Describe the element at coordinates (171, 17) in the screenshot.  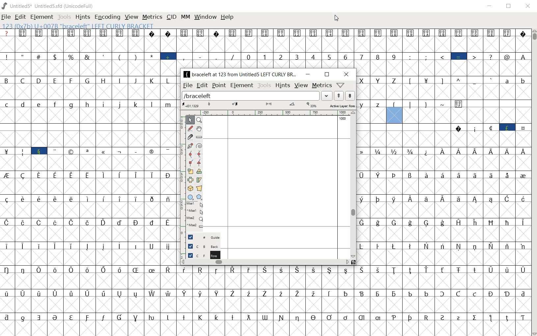
I see `cid` at that location.